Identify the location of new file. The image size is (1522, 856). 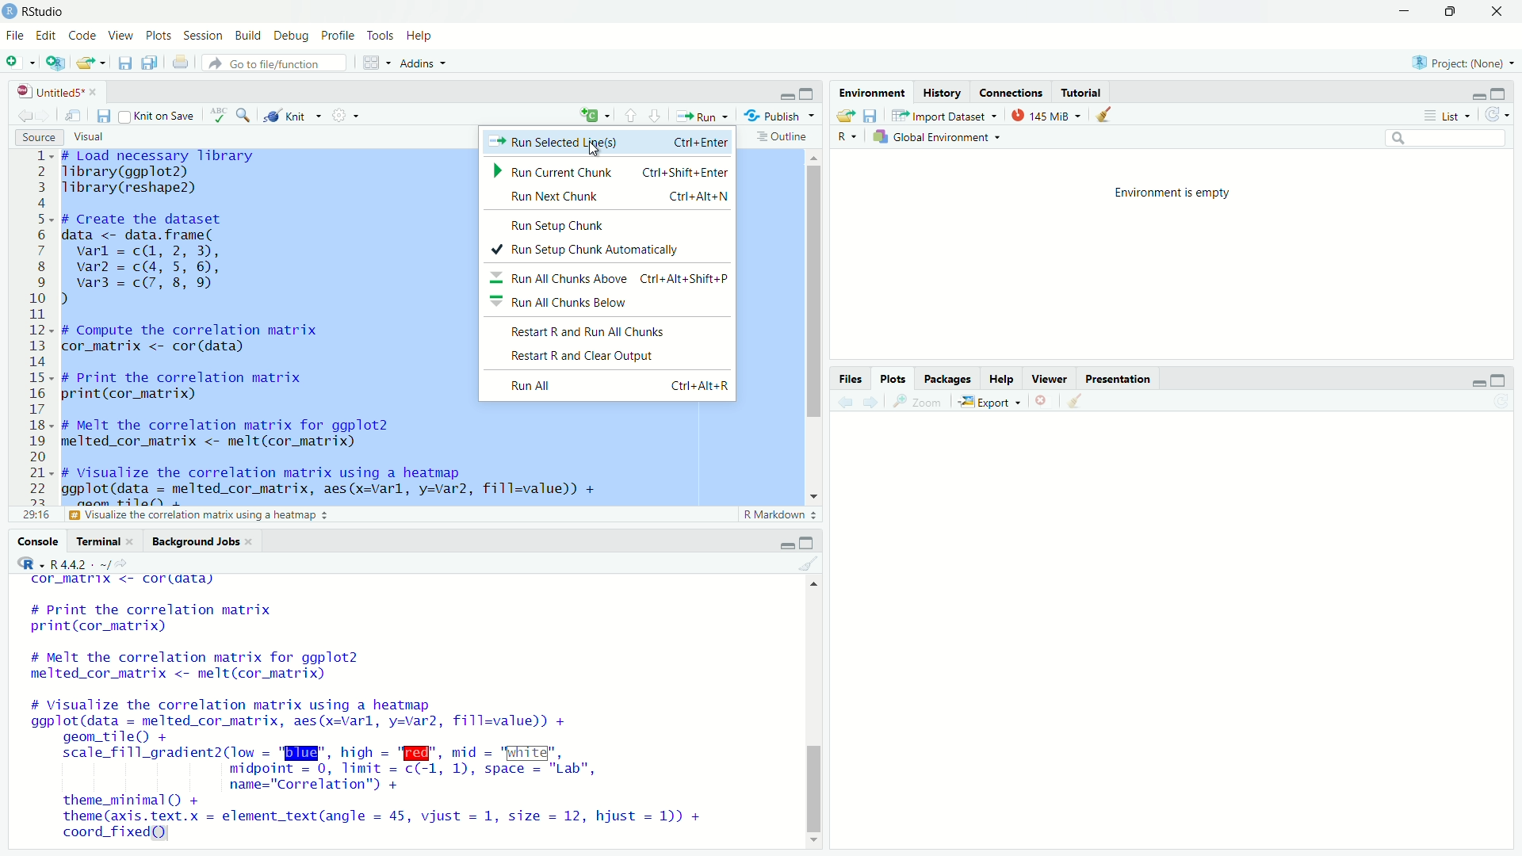
(16, 63).